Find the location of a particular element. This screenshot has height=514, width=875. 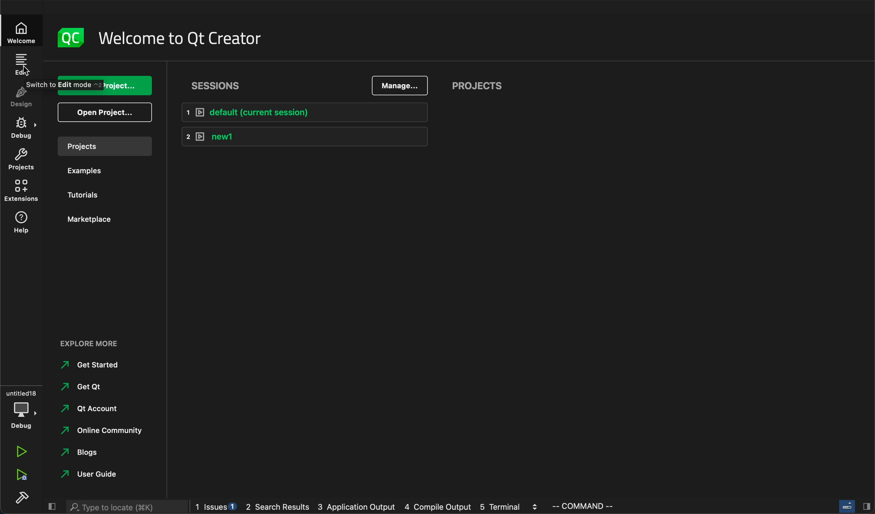

run debug is located at coordinates (22, 474).